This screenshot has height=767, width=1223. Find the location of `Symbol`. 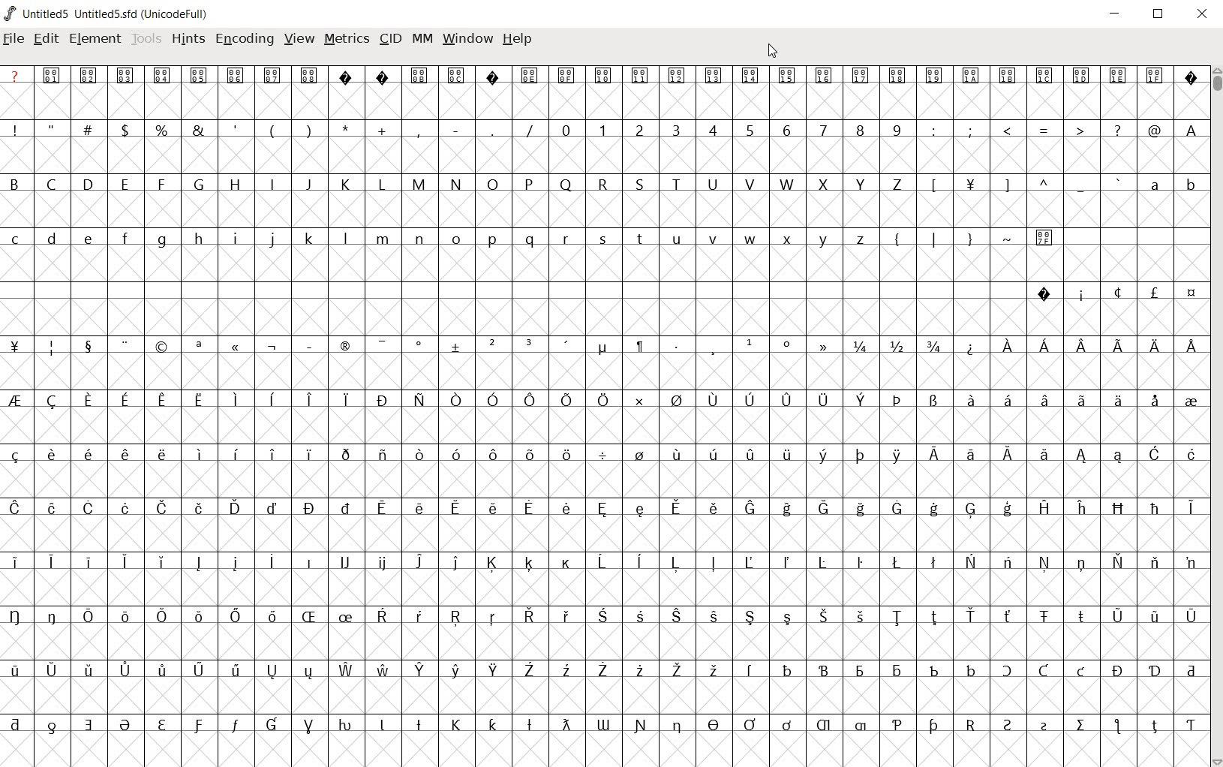

Symbol is located at coordinates (418, 723).